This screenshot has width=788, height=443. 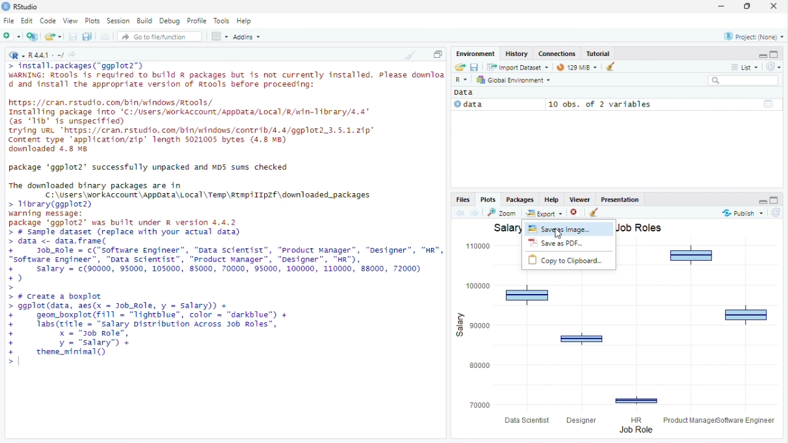 What do you see at coordinates (409, 55) in the screenshot?
I see `Clear console` at bounding box center [409, 55].